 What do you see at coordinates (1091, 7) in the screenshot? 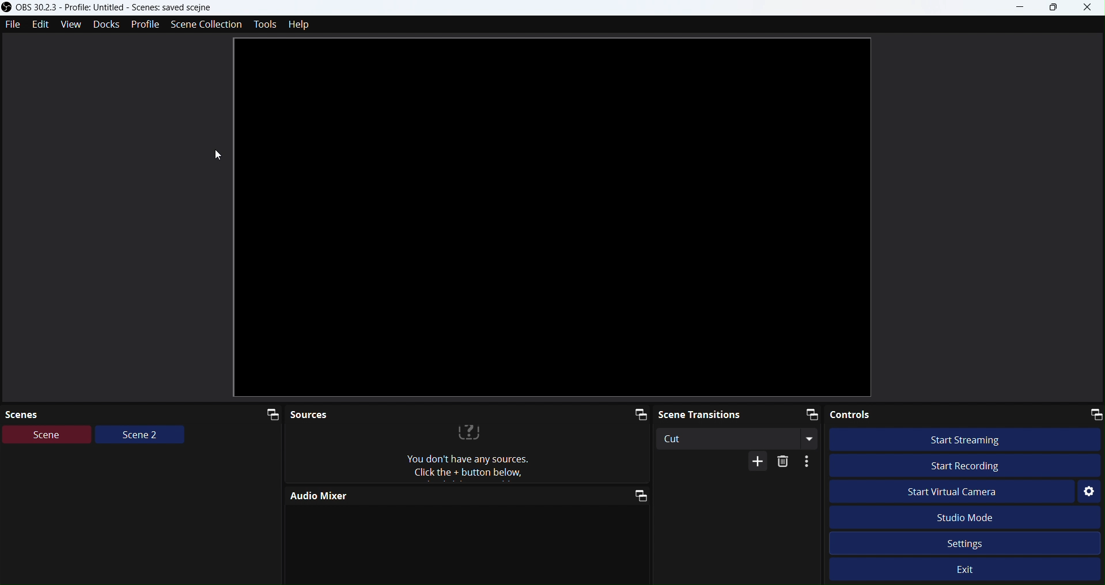
I see `Close` at bounding box center [1091, 7].